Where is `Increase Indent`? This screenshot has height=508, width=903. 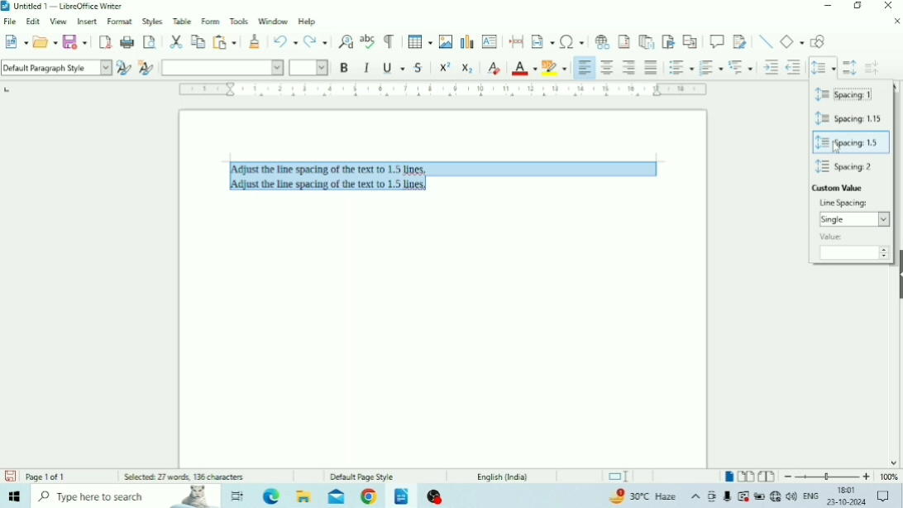
Increase Indent is located at coordinates (772, 68).